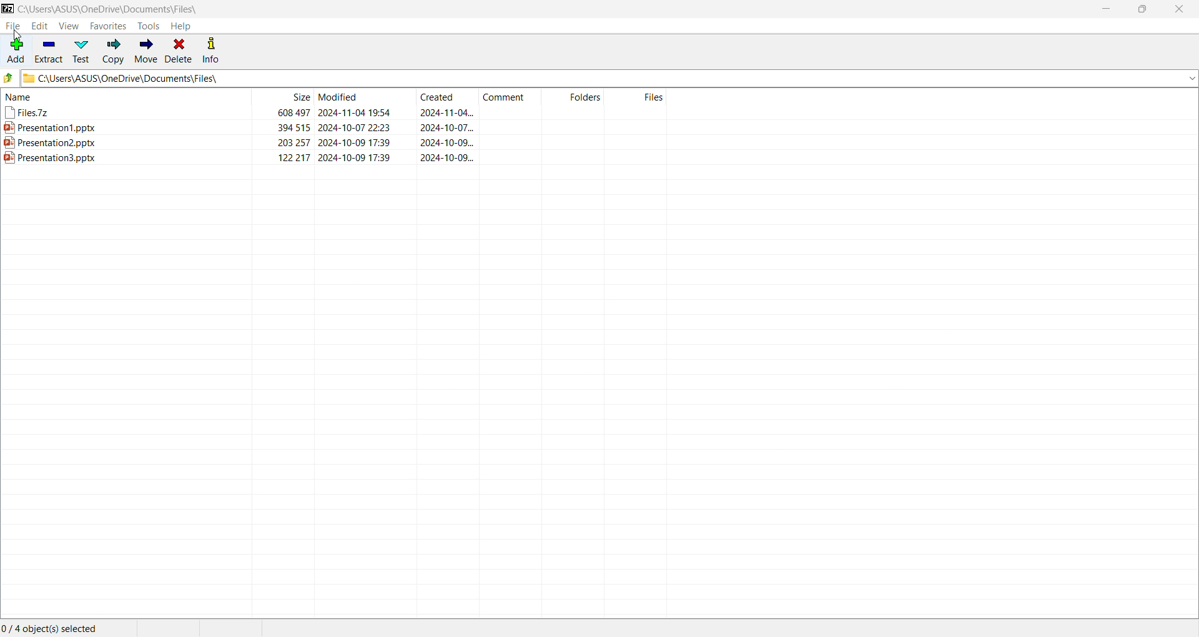 This screenshot has height=637, width=1199. I want to click on 122217, so click(290, 159).